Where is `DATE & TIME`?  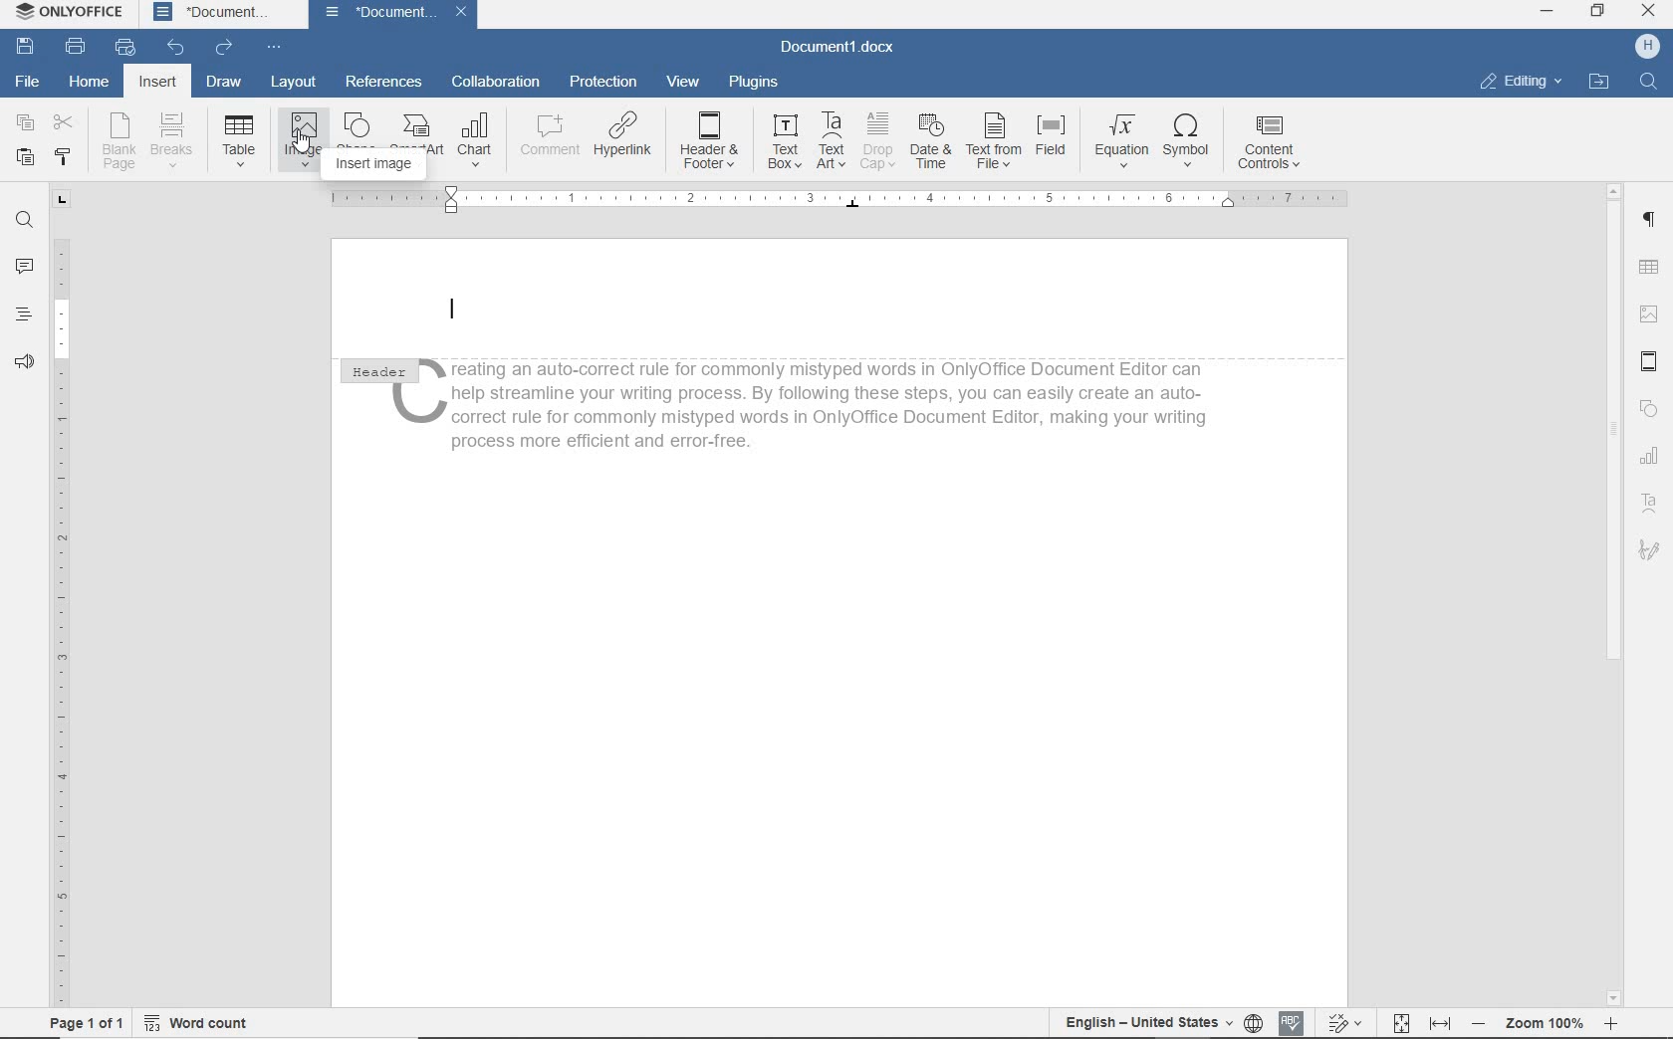 DATE & TIME is located at coordinates (933, 144).